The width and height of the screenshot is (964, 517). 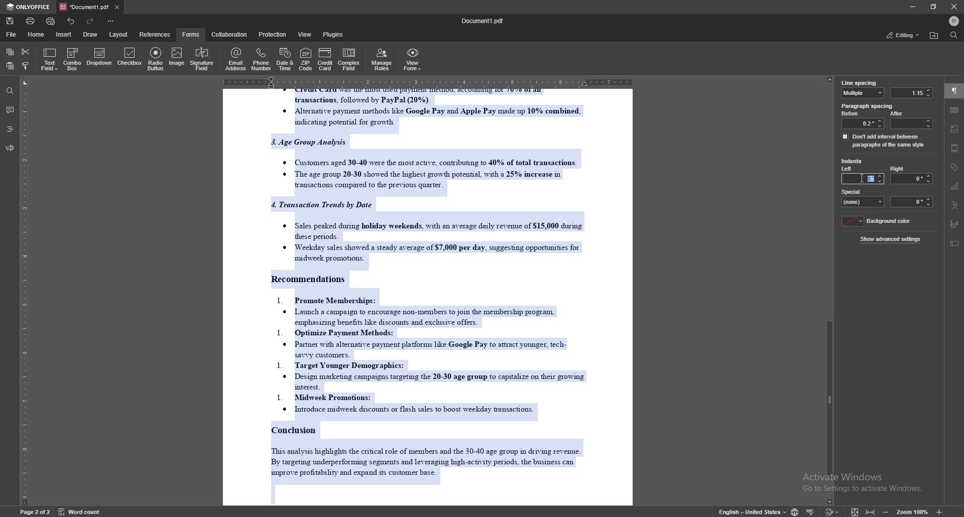 What do you see at coordinates (954, 21) in the screenshot?
I see `profile` at bounding box center [954, 21].